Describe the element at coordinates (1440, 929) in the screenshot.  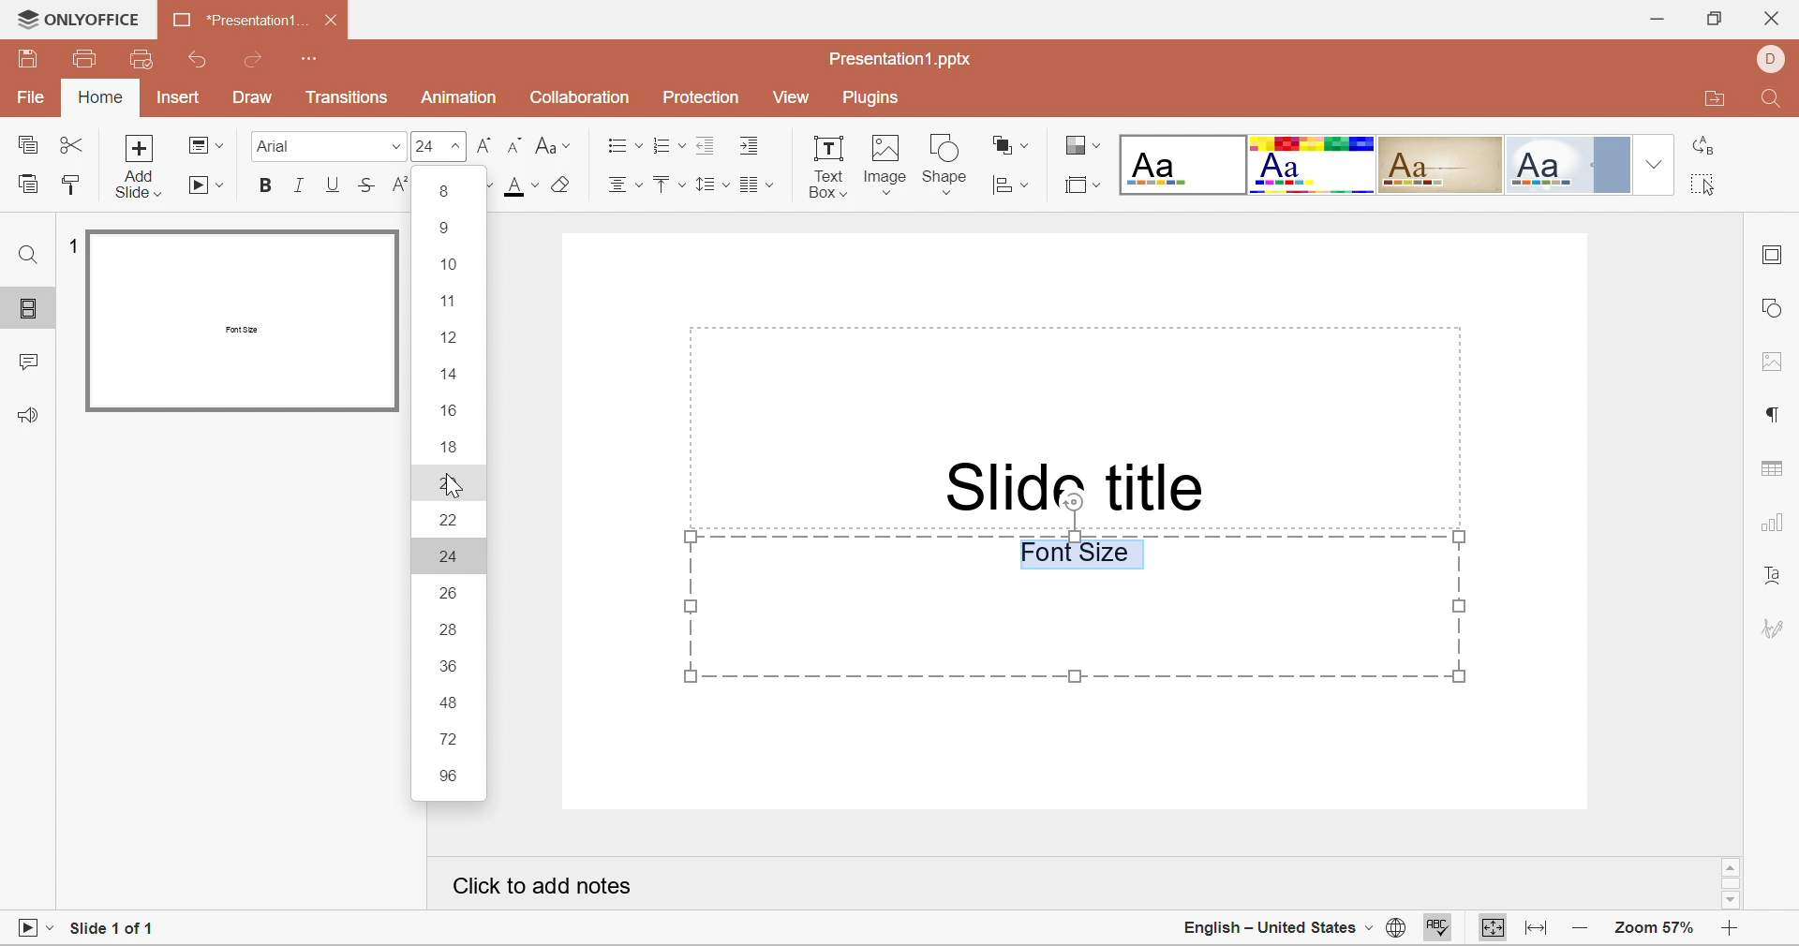
I see `Spell Checking` at that location.